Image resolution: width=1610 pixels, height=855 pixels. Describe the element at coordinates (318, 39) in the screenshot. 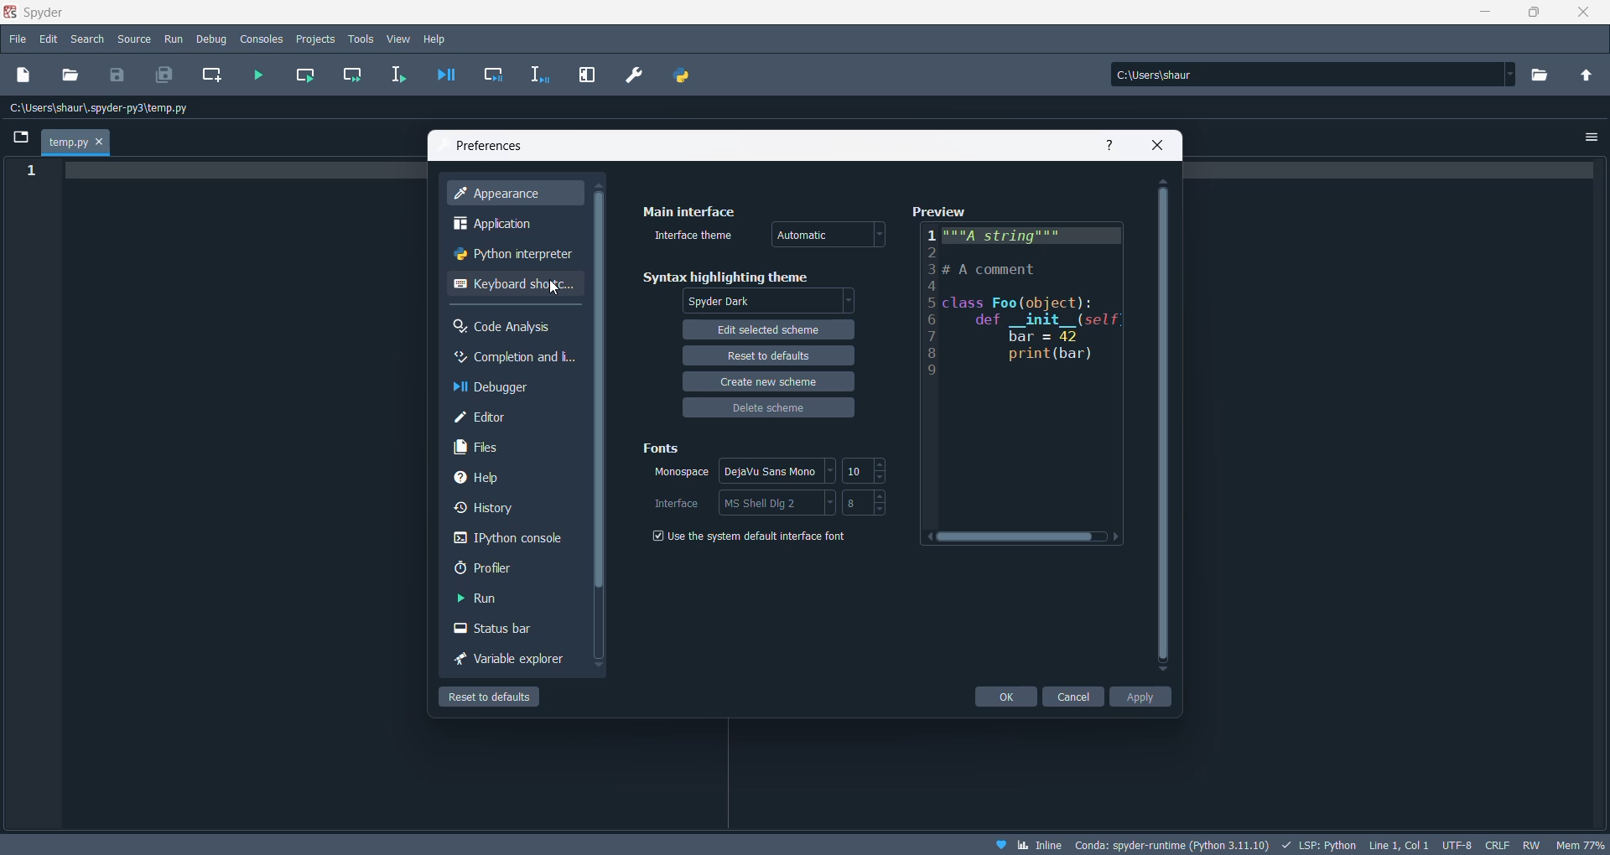

I see `projects` at that location.